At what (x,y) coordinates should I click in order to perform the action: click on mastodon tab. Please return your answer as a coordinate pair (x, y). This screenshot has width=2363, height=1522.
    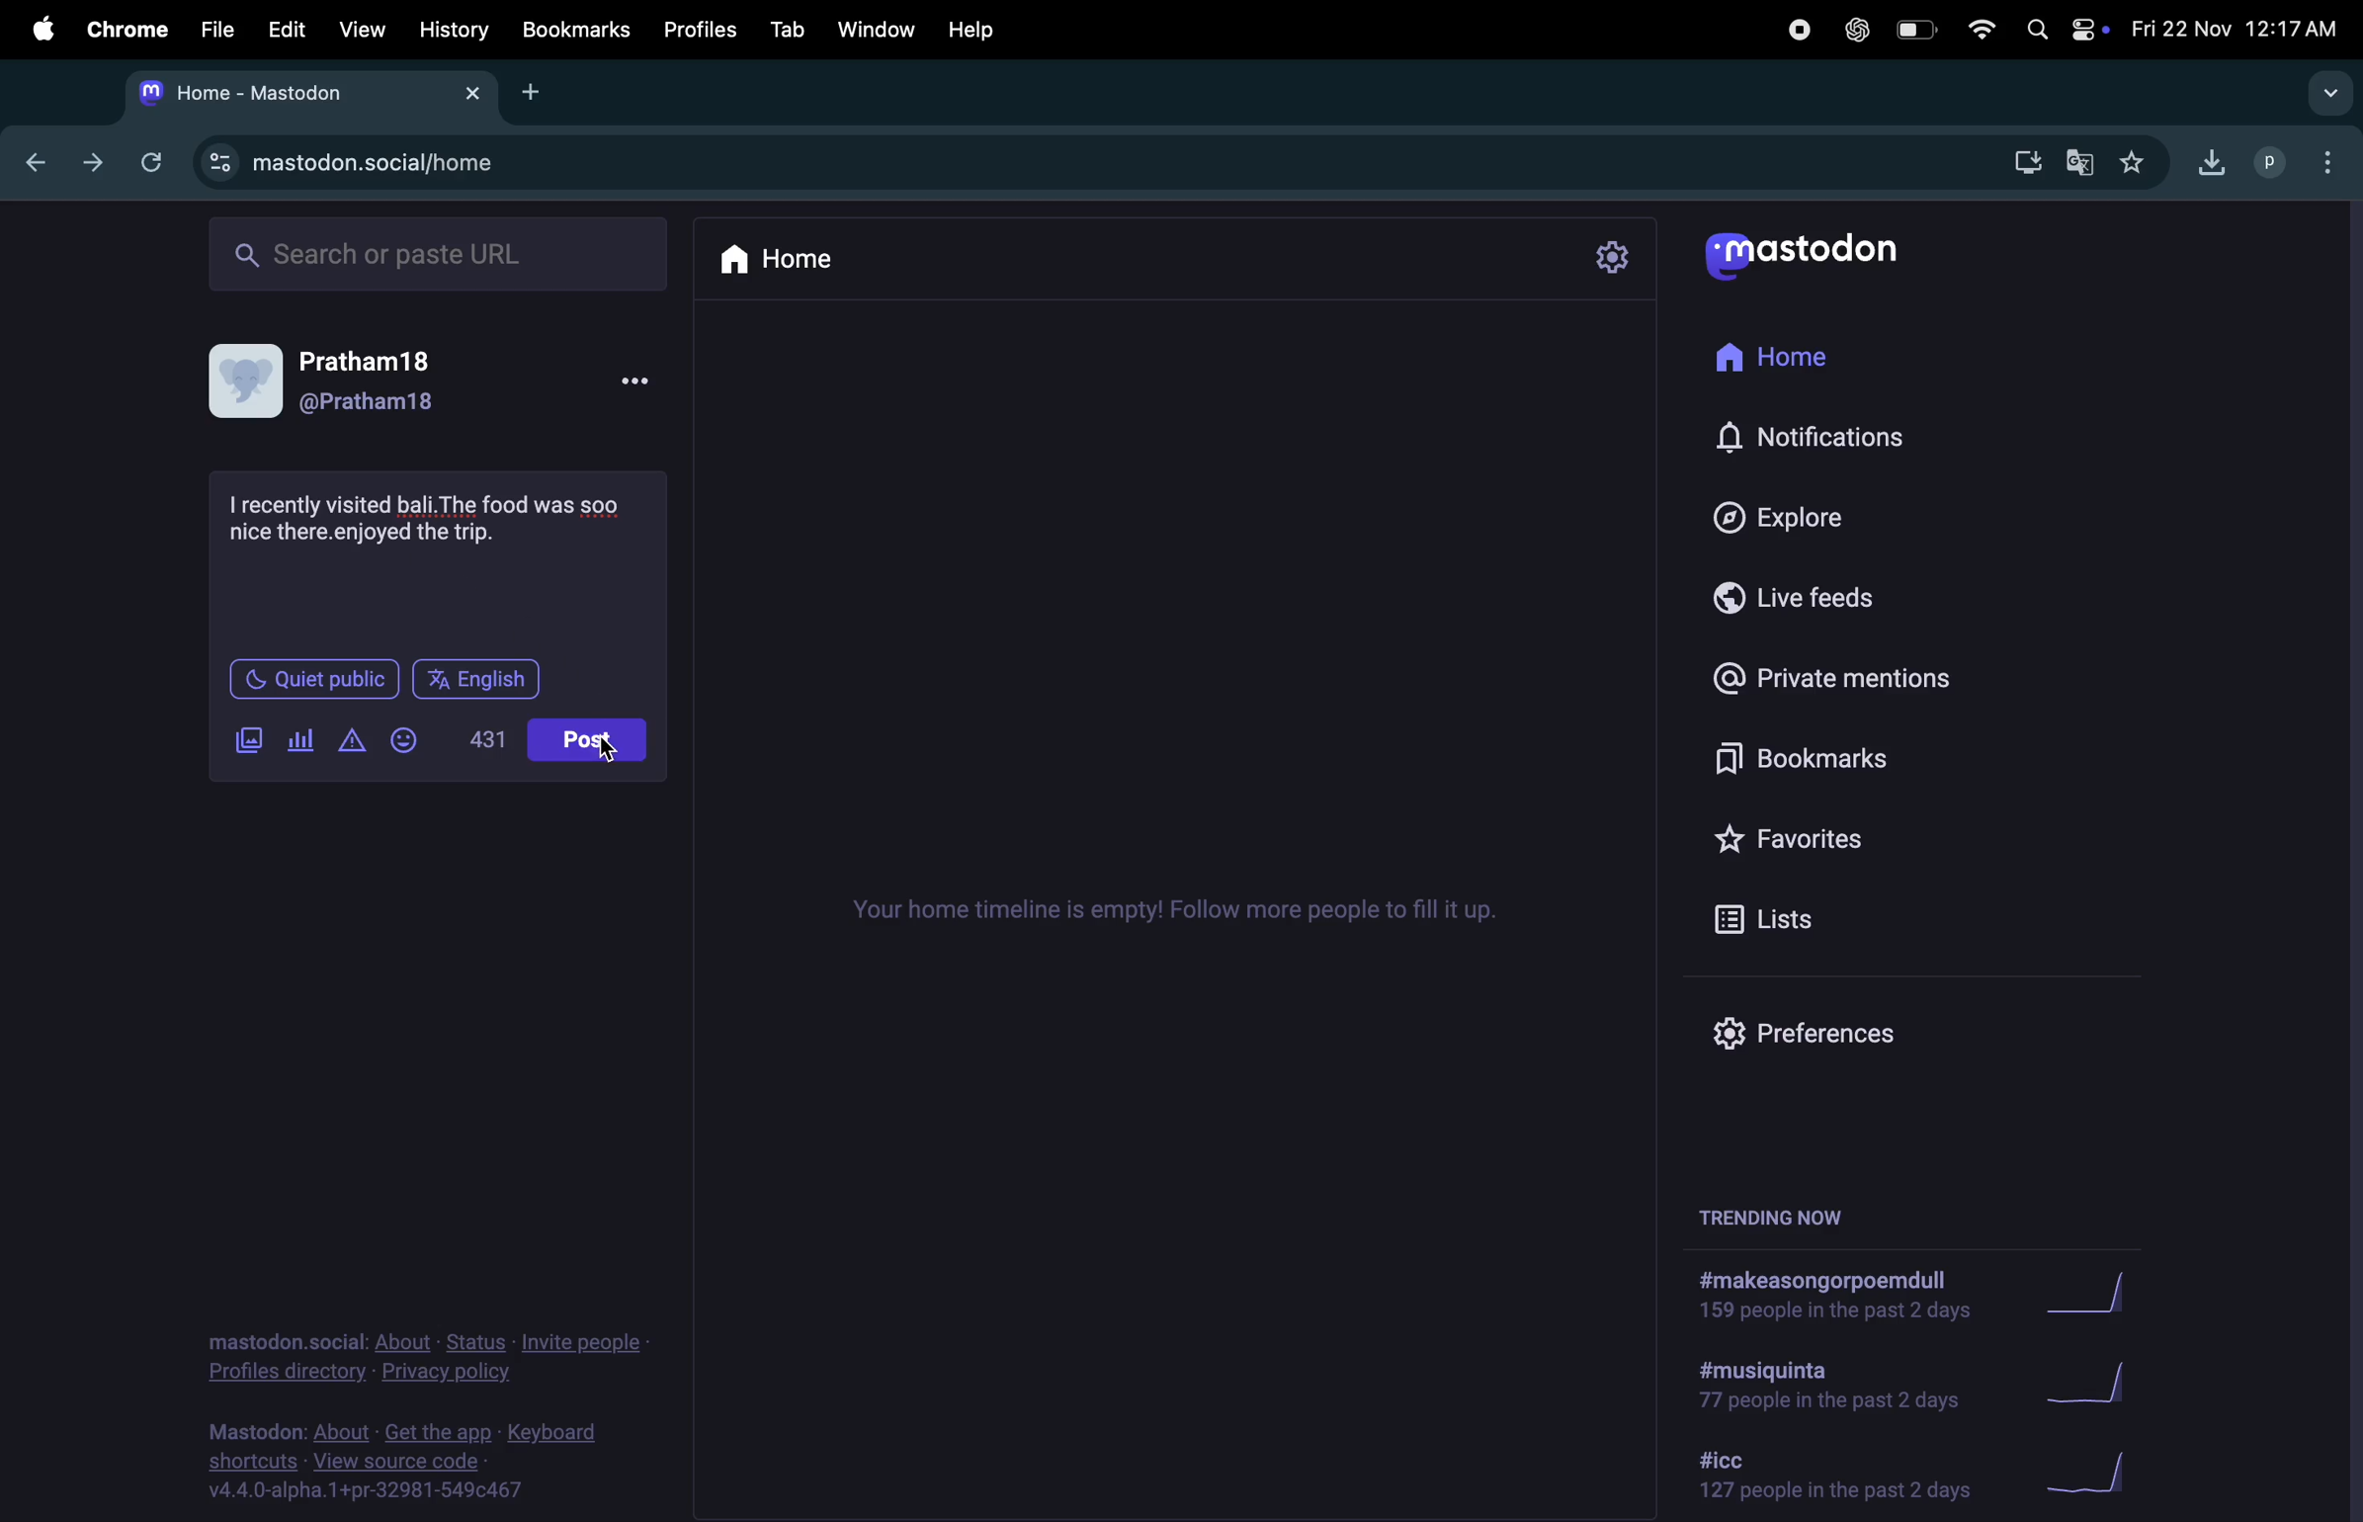
    Looking at the image, I should click on (312, 98).